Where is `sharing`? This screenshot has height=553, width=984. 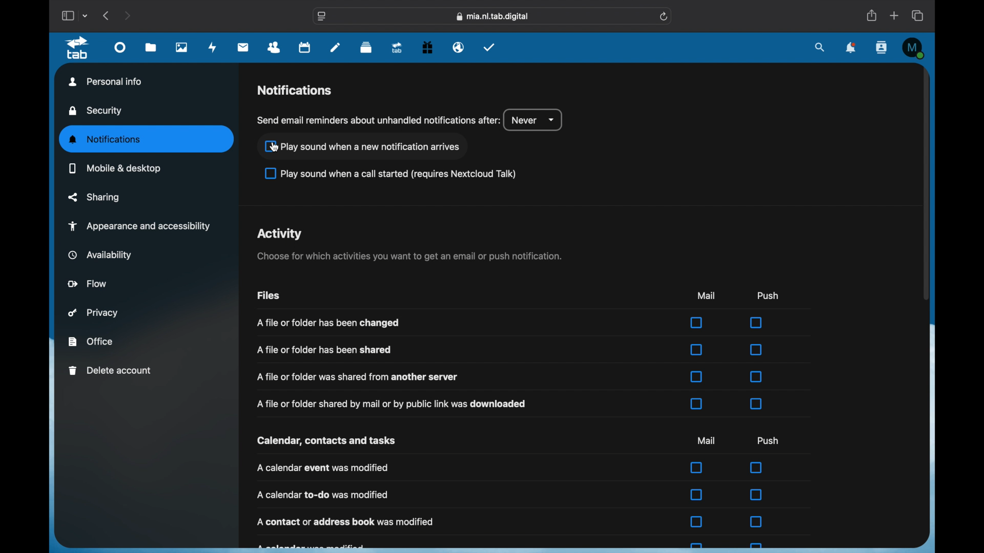 sharing is located at coordinates (94, 197).